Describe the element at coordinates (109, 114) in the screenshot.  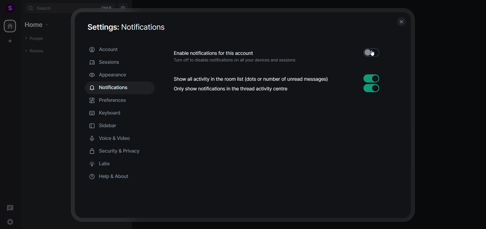
I see `keyboard` at that location.